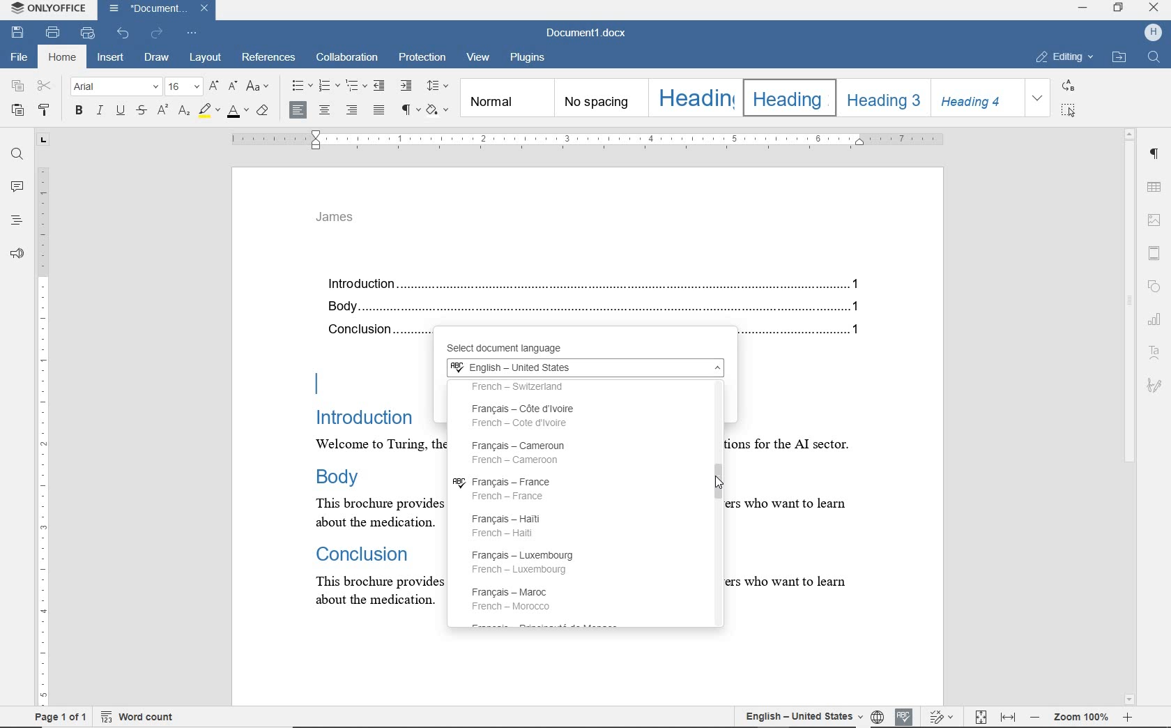 This screenshot has height=728, width=1171. I want to click on profile, so click(1155, 31).